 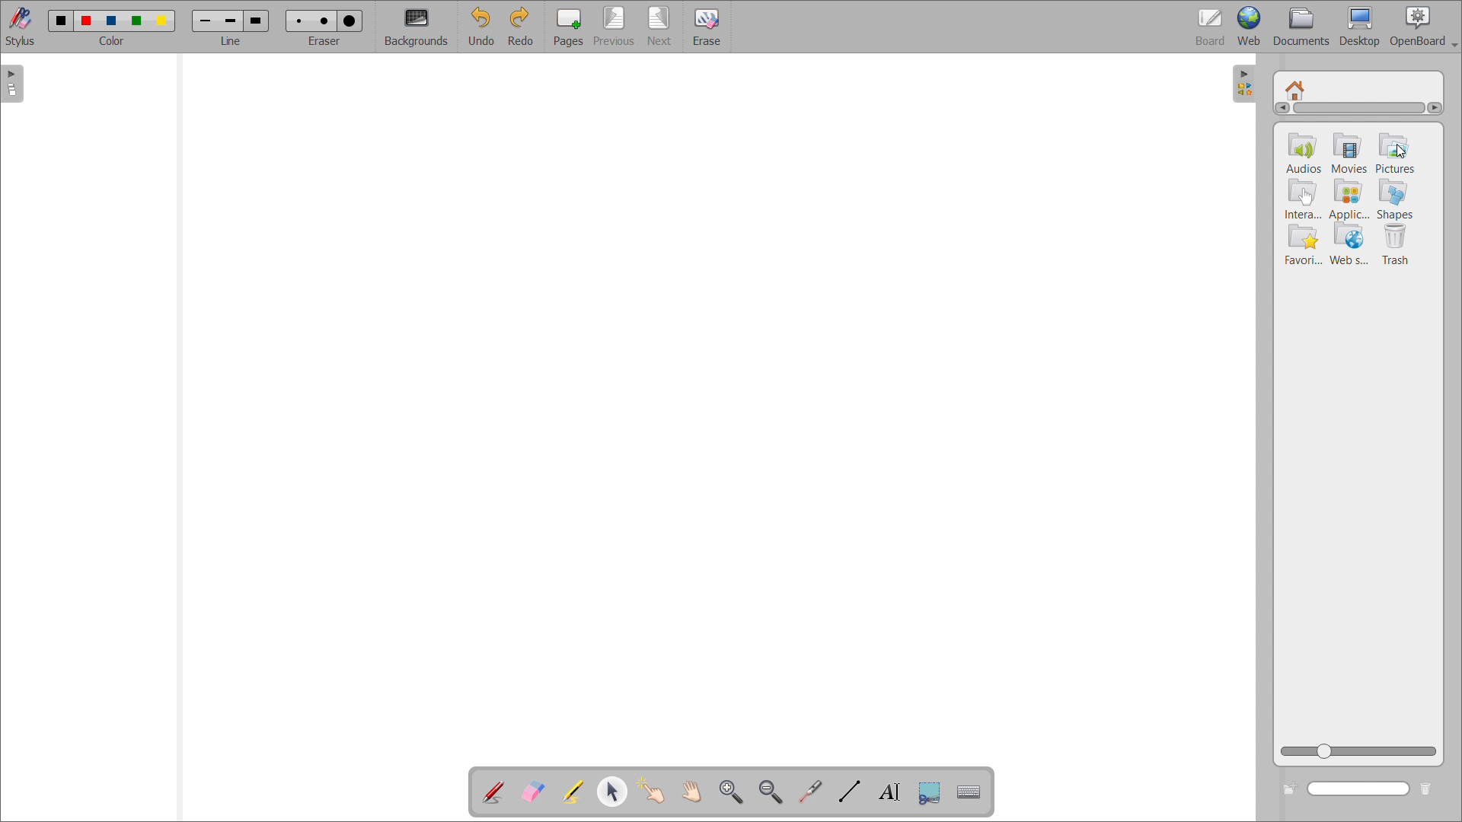 I want to click on open folders view, so click(x=1243, y=83).